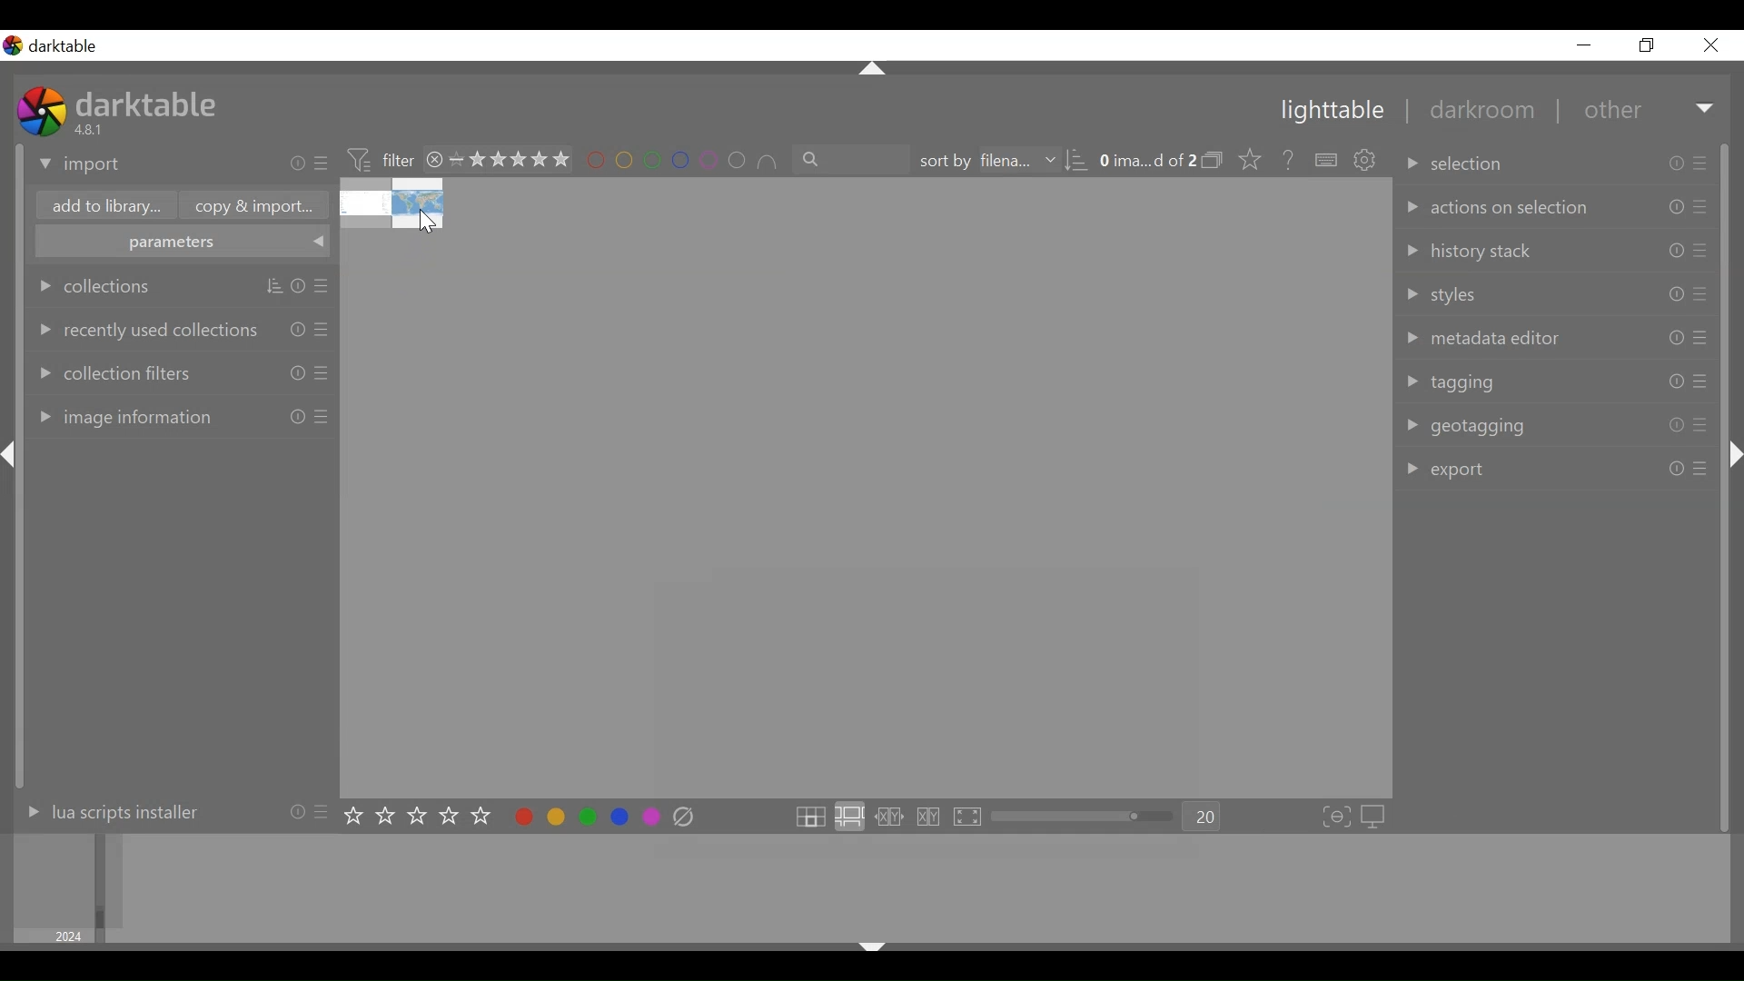 This screenshot has width=1744, height=981. Describe the element at coordinates (1506, 296) in the screenshot. I see `styles` at that location.